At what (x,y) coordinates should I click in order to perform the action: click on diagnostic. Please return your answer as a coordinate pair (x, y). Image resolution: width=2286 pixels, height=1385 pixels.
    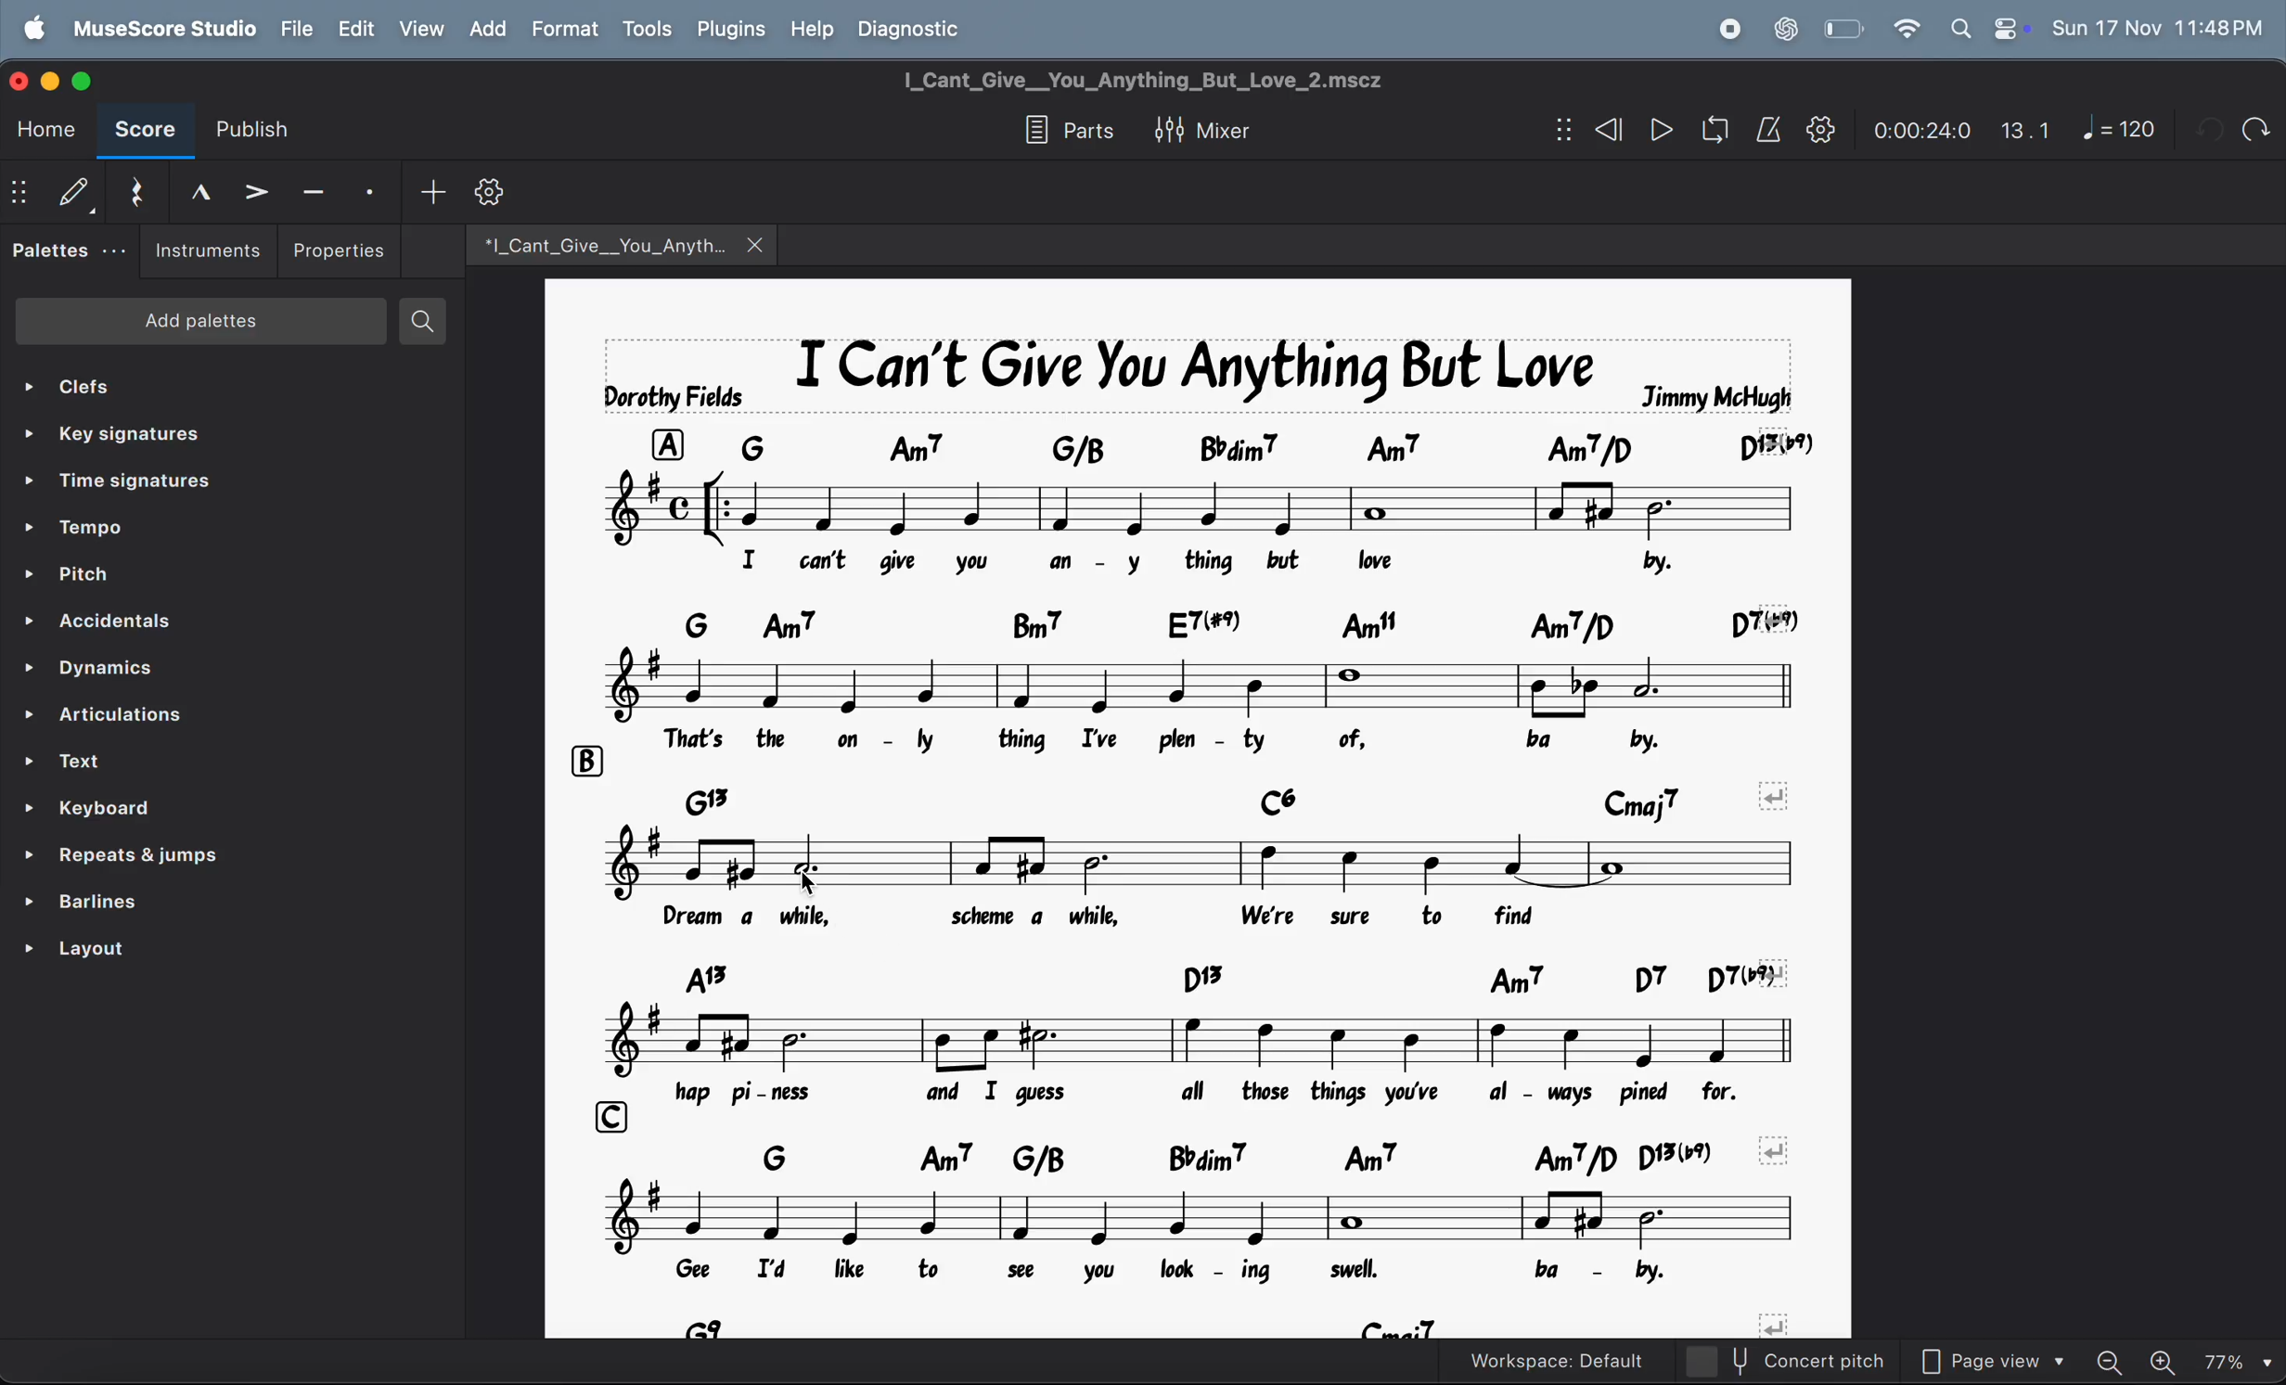
    Looking at the image, I should click on (920, 32).